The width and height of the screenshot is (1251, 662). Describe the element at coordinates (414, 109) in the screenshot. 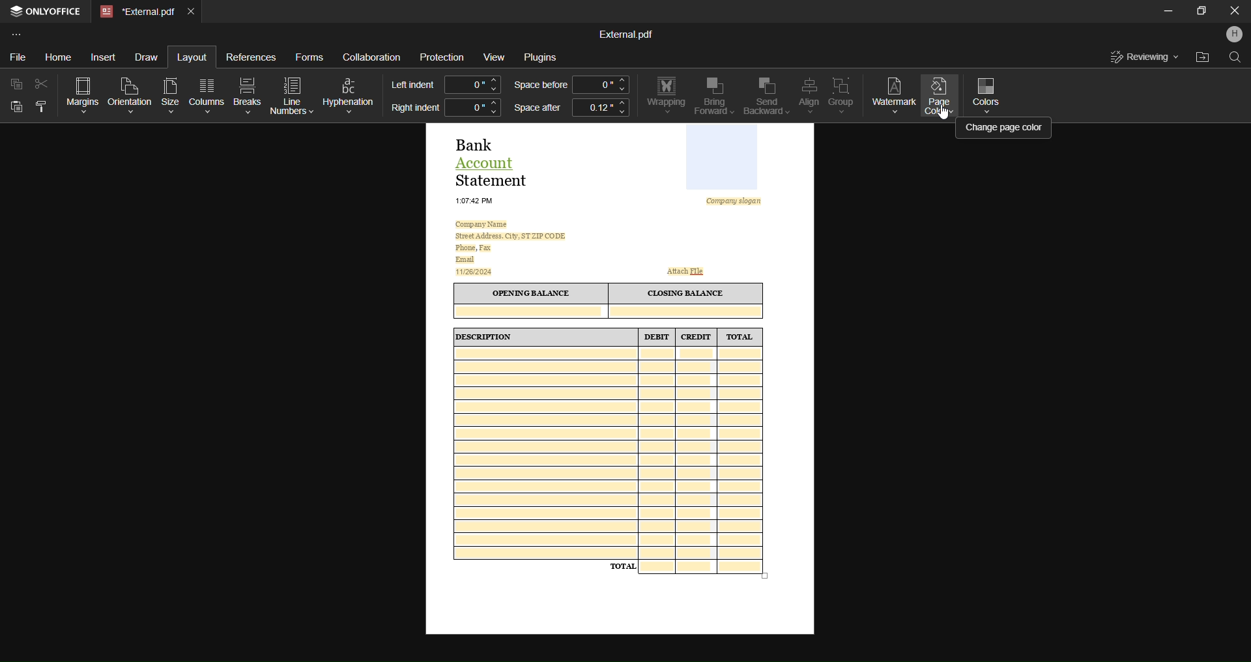

I see `Right Indent` at that location.